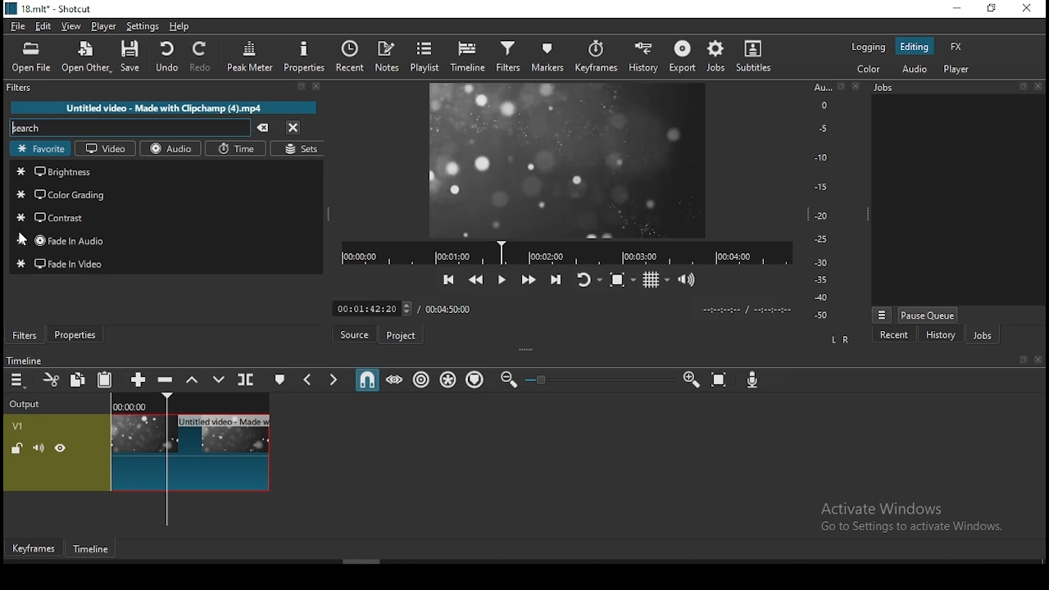 The height and width of the screenshot is (590, 1049). I want to click on brightness, so click(168, 172).